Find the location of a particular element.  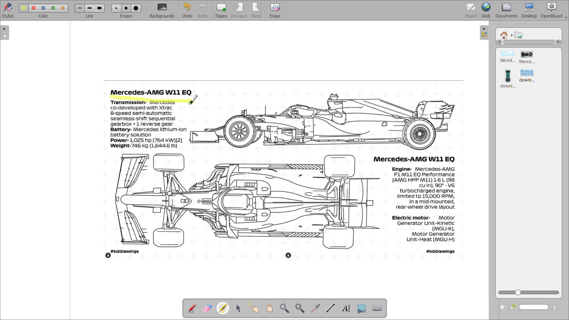

image is located at coordinates (284, 169).